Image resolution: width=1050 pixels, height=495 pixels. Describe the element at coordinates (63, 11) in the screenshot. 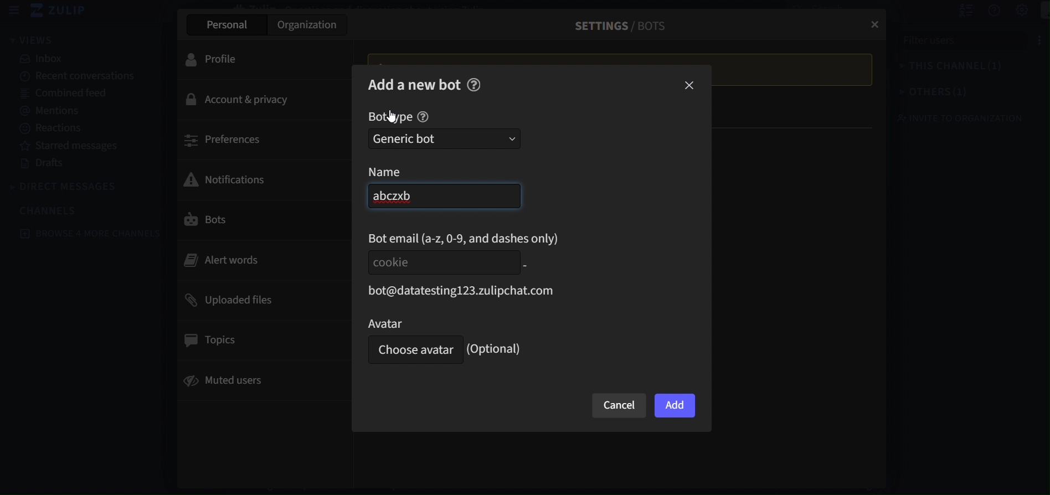

I see `zulip` at that location.